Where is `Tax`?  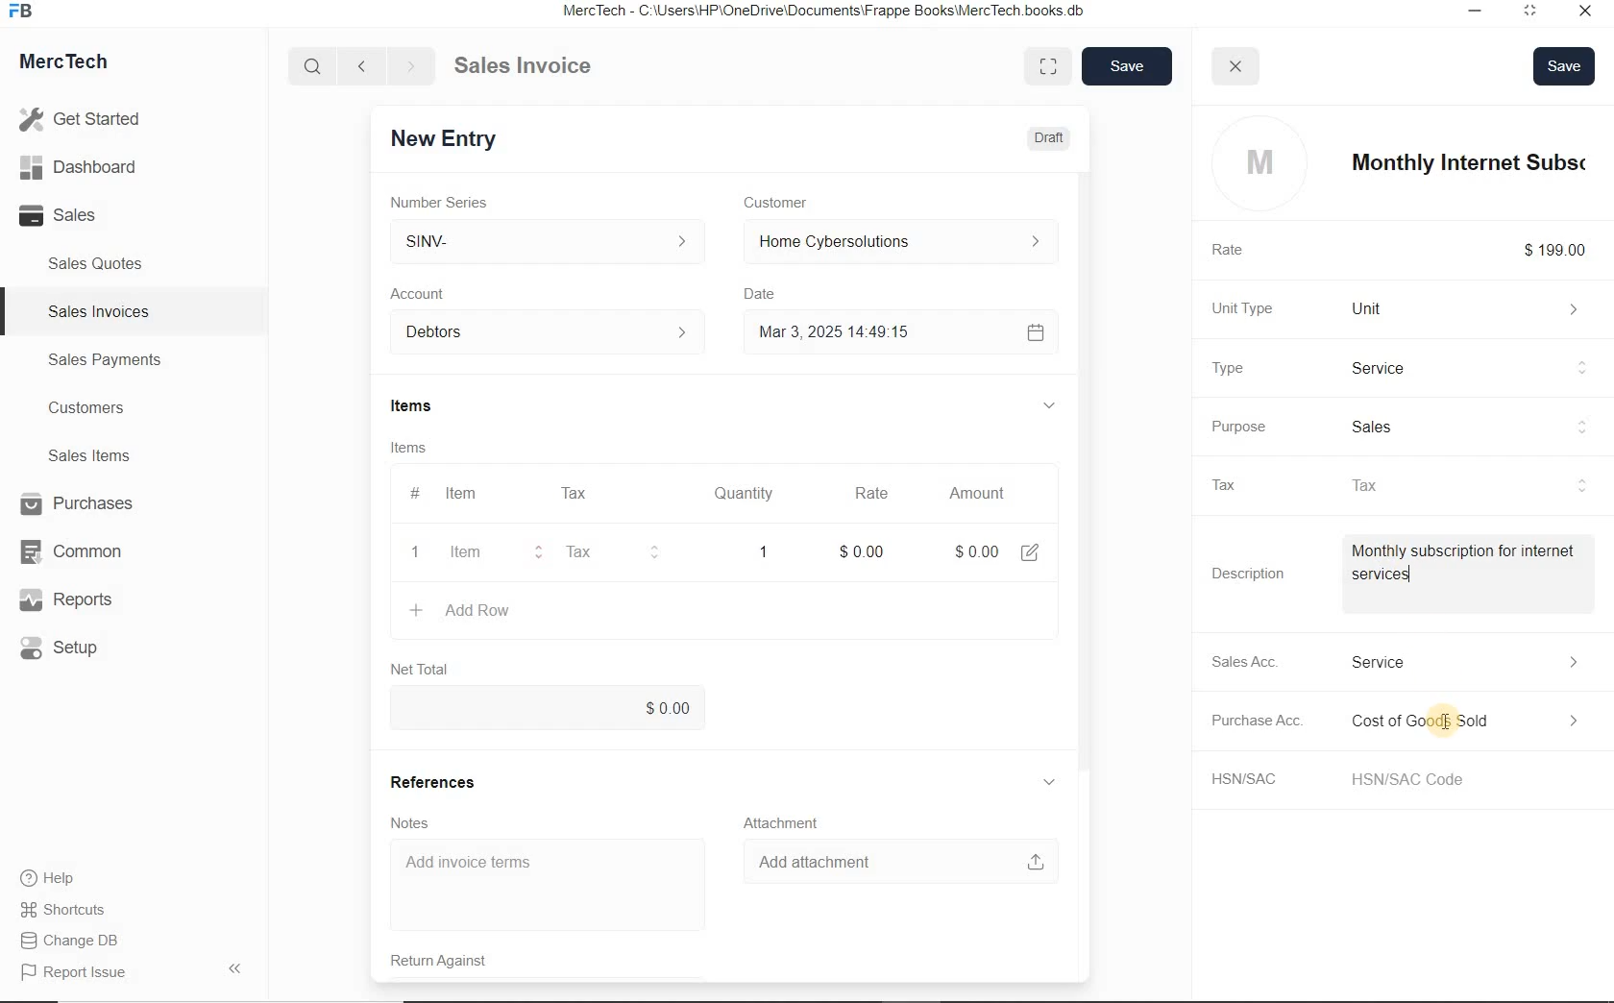
Tax is located at coordinates (574, 493).